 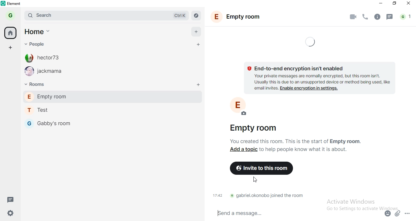 I want to click on options, so click(x=408, y=213).